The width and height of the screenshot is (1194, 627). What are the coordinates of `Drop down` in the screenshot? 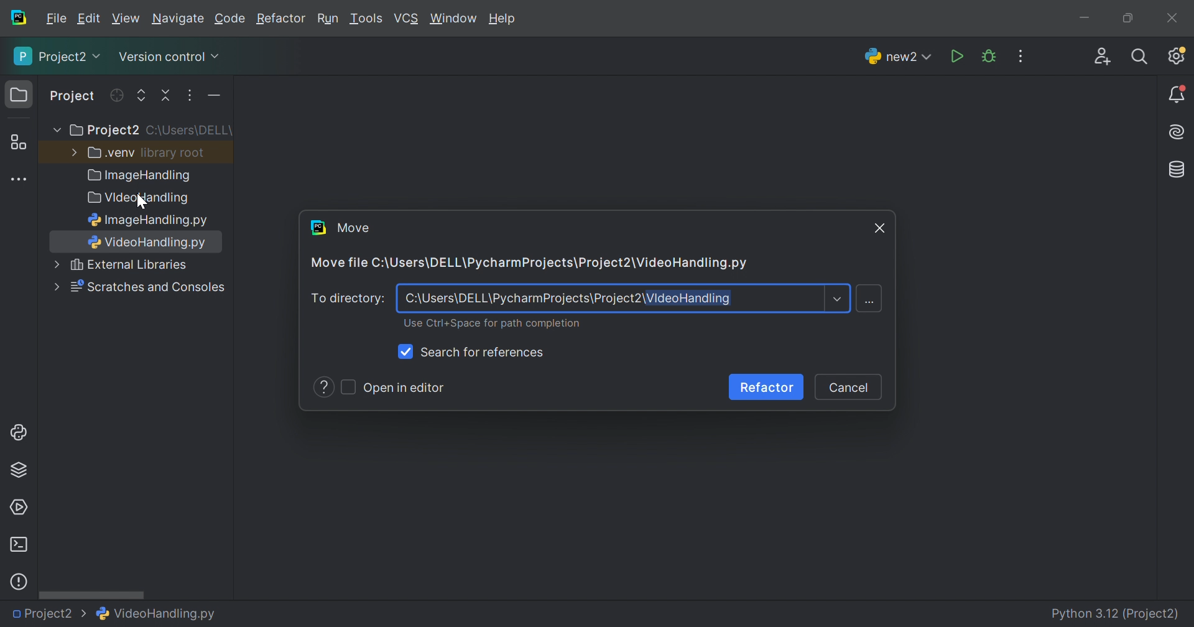 It's located at (836, 300).